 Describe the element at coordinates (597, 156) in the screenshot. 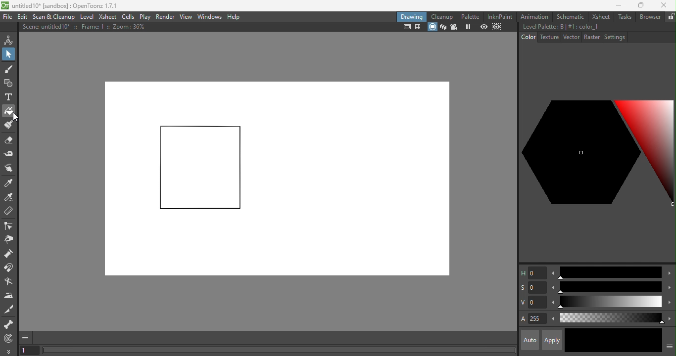

I see `color palettes` at that location.